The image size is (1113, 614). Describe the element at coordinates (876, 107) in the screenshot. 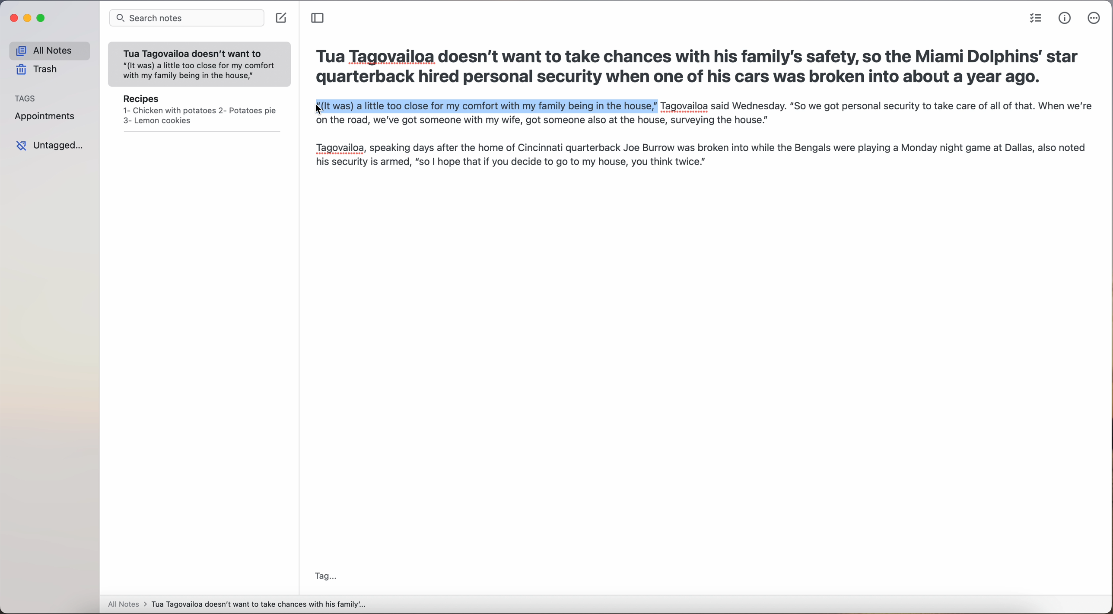

I see `body text Tua Tagovailoa` at that location.